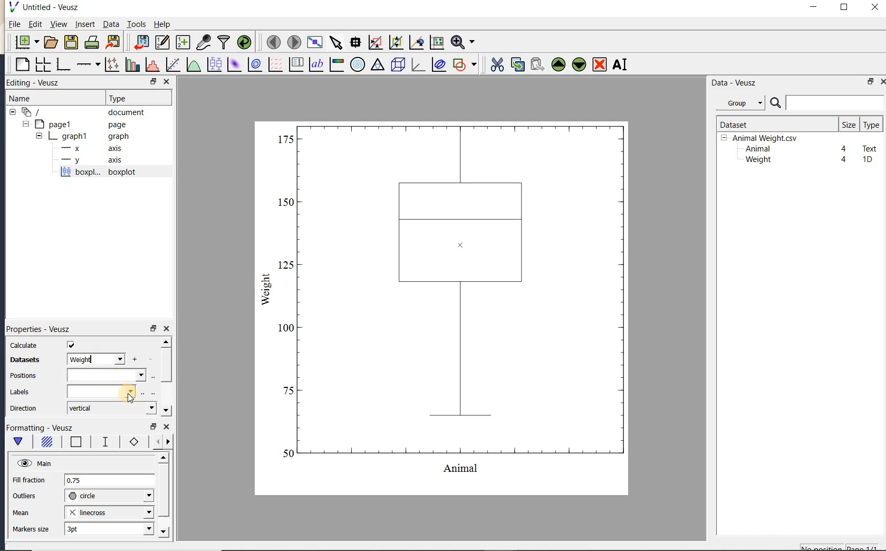  What do you see at coordinates (132, 64) in the screenshot?
I see `plot bar charts` at bounding box center [132, 64].